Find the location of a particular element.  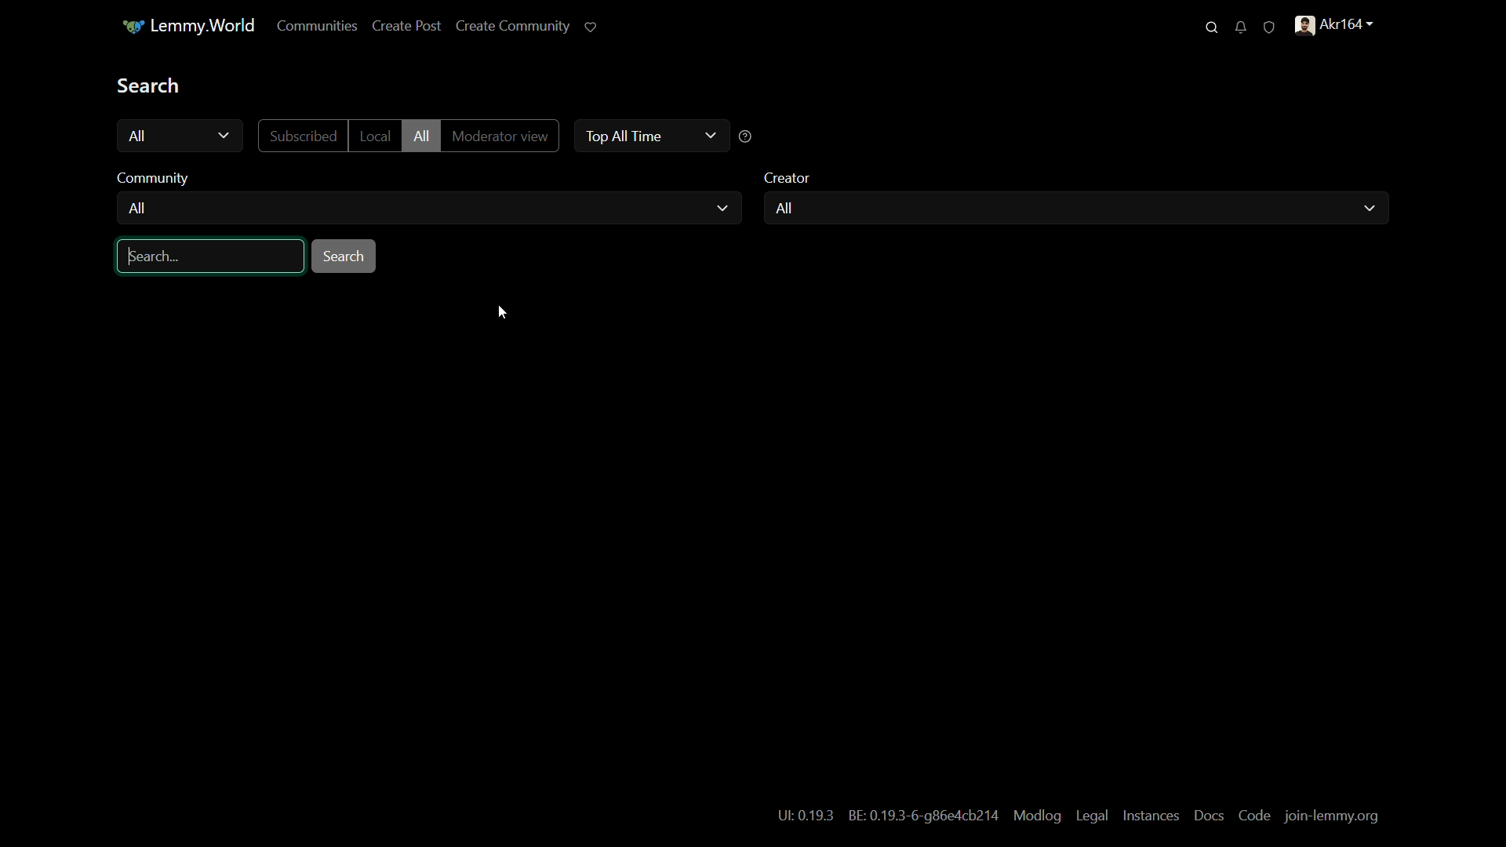

all is located at coordinates (420, 136).